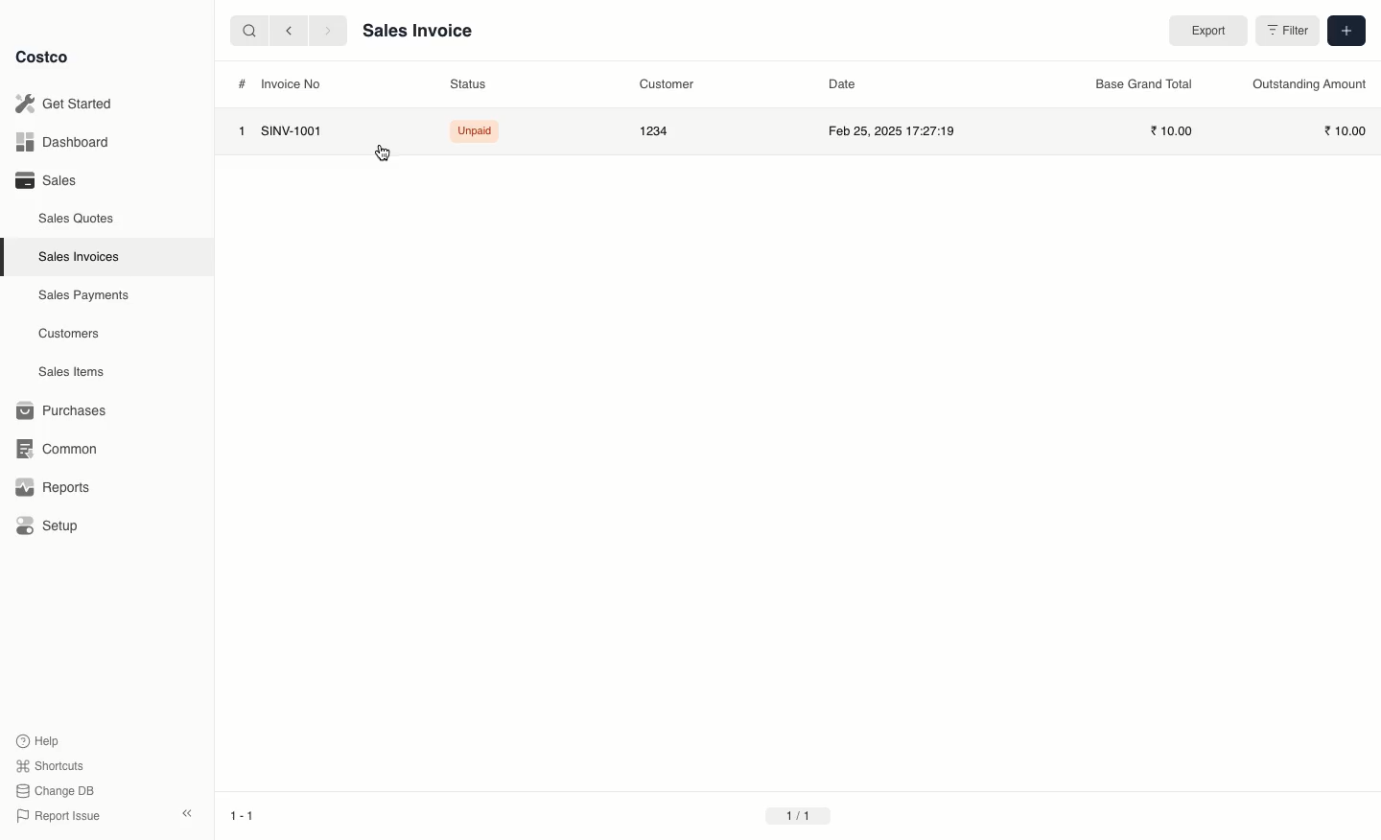 This screenshot has height=840, width=1381. I want to click on Common, so click(59, 450).